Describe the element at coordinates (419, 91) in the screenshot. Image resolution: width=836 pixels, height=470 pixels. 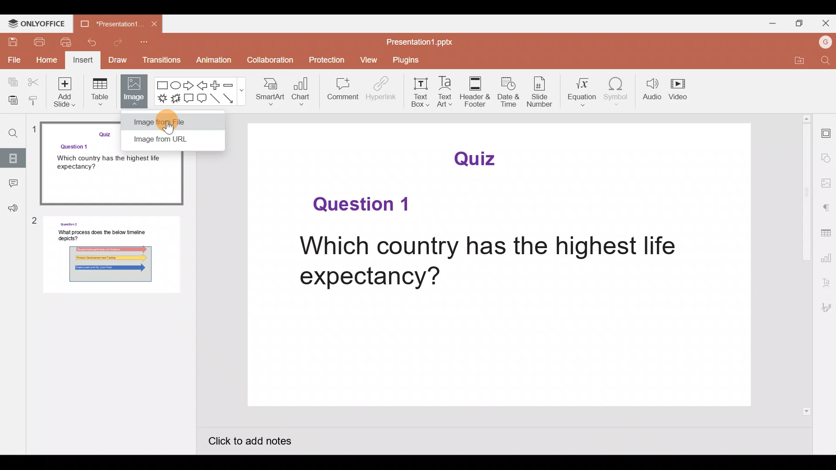
I see `Text box` at that location.